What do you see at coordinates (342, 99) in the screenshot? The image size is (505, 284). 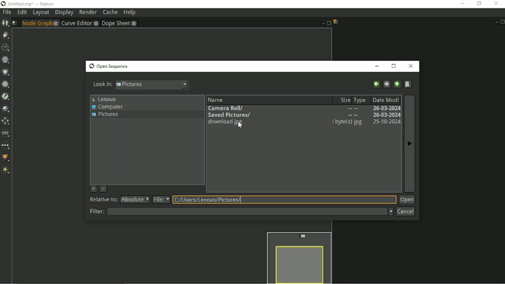 I see `Size` at bounding box center [342, 99].